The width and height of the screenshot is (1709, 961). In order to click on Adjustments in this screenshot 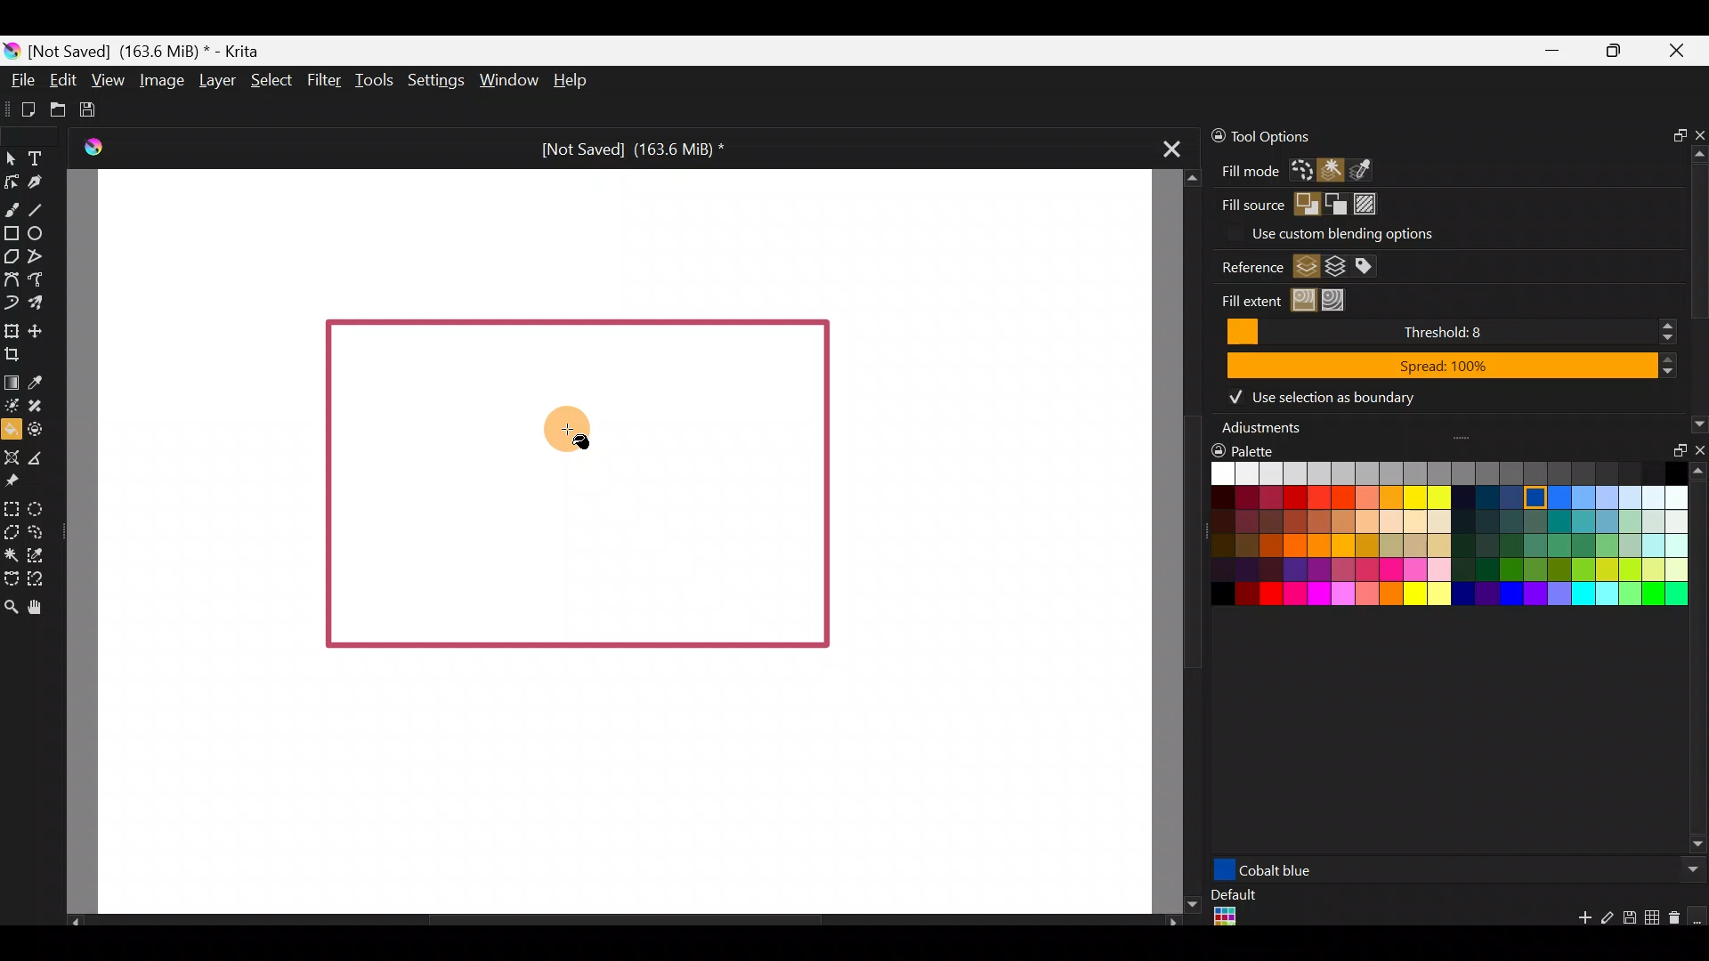, I will do `click(1265, 431)`.